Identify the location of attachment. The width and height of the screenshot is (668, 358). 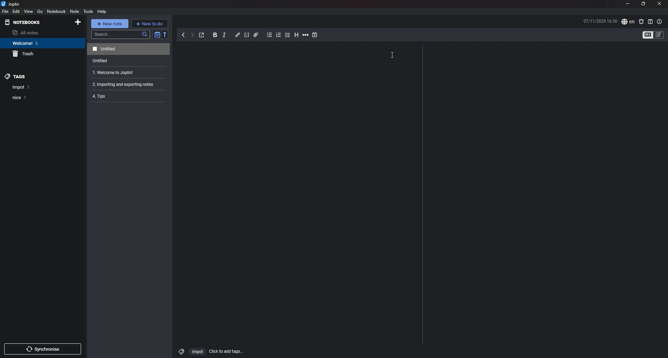
(256, 35).